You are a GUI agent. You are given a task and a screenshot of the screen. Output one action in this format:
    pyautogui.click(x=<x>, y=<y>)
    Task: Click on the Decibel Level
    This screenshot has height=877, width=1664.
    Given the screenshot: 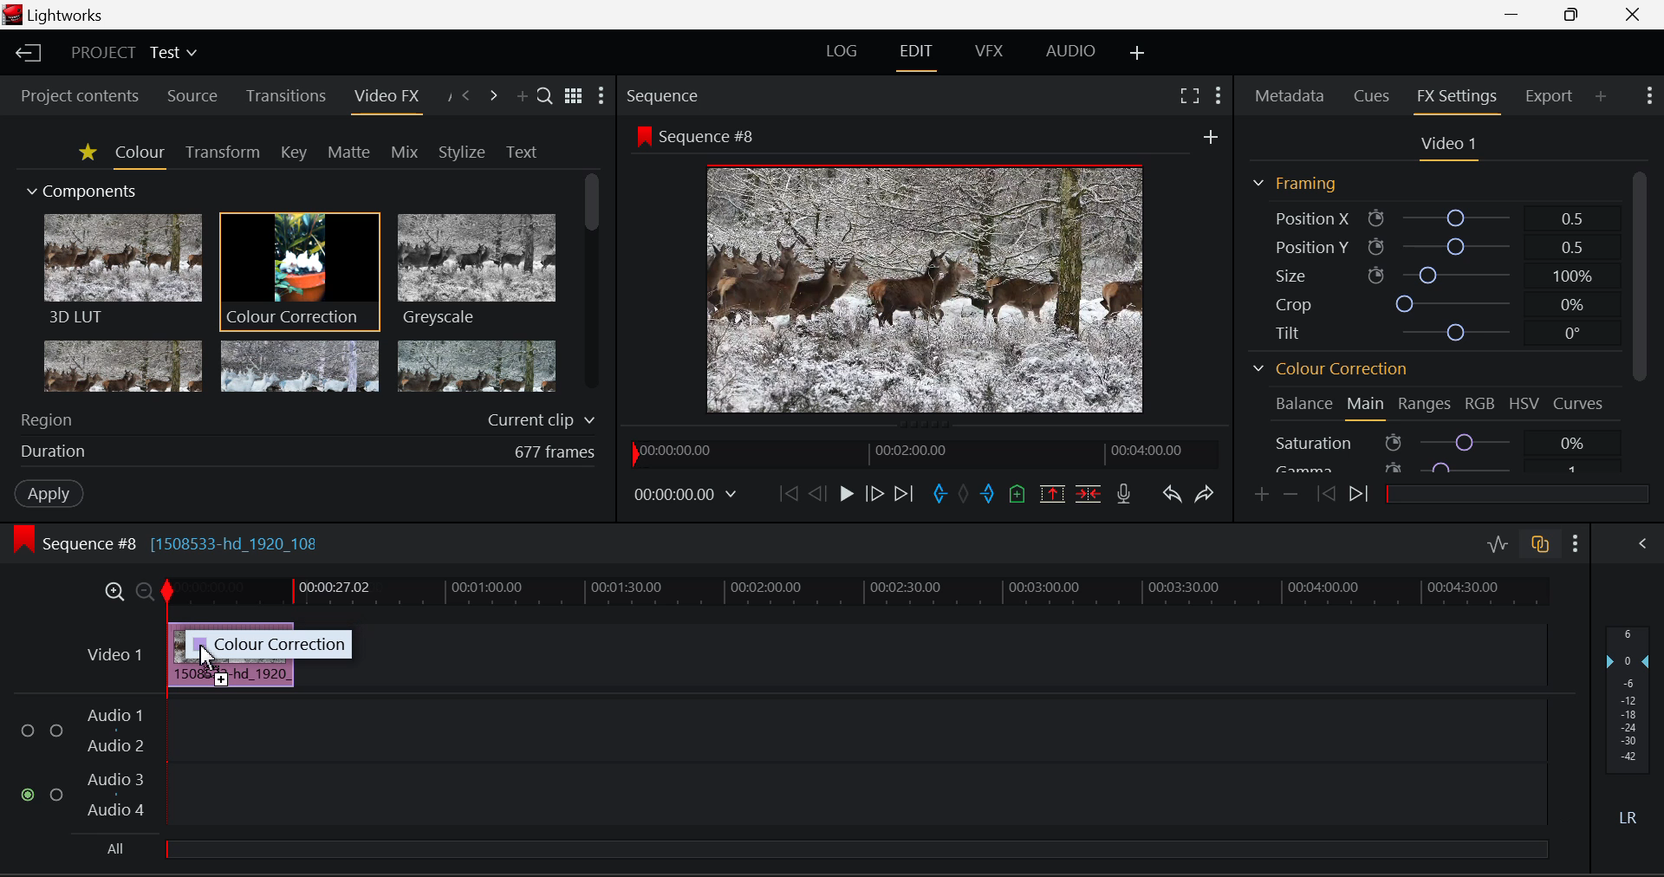 What is the action you would take?
    pyautogui.click(x=1633, y=729)
    